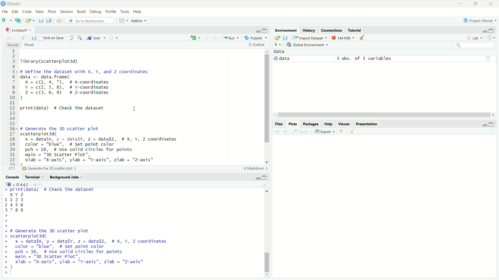 This screenshot has width=499, height=280. Describe the element at coordinates (48, 20) in the screenshot. I see `Save all open documents` at that location.